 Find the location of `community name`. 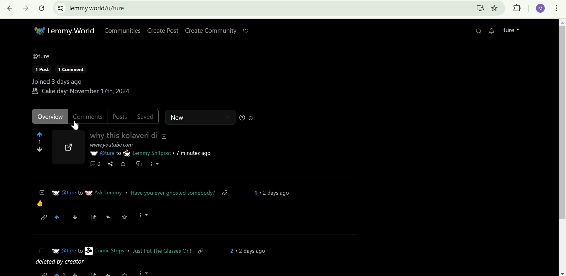

community name is located at coordinates (105, 251).